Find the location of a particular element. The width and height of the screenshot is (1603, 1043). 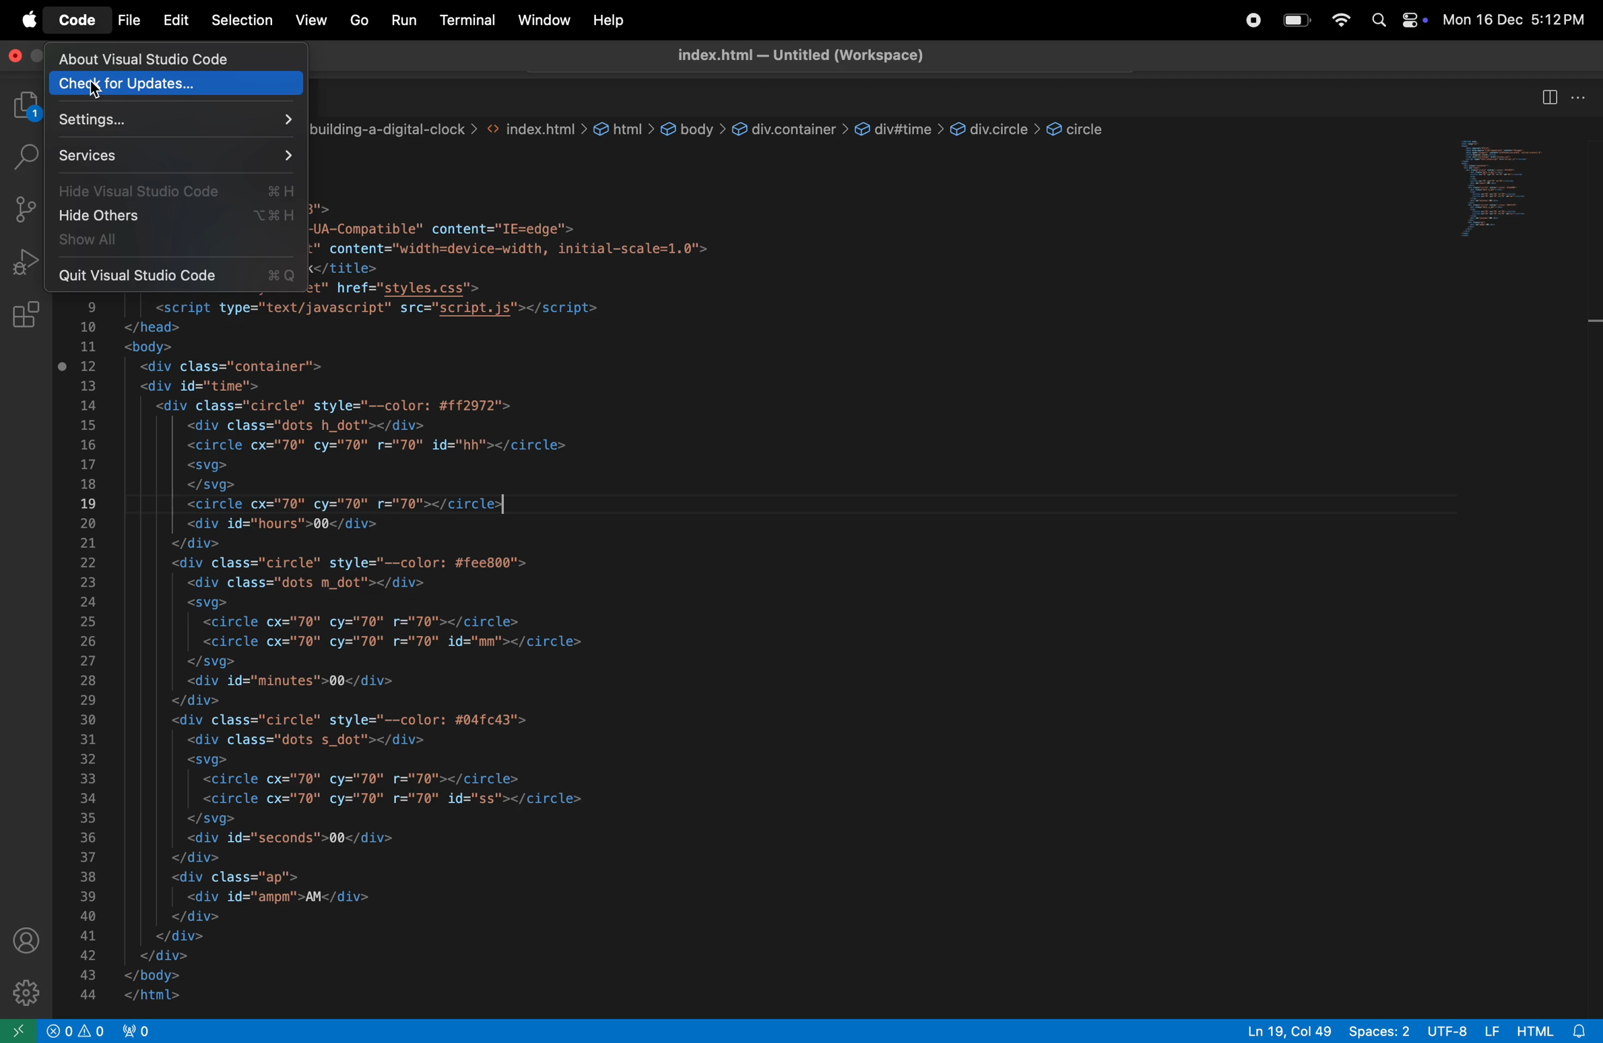

| <div class="dots h_dot"></div> is located at coordinates (303, 427).